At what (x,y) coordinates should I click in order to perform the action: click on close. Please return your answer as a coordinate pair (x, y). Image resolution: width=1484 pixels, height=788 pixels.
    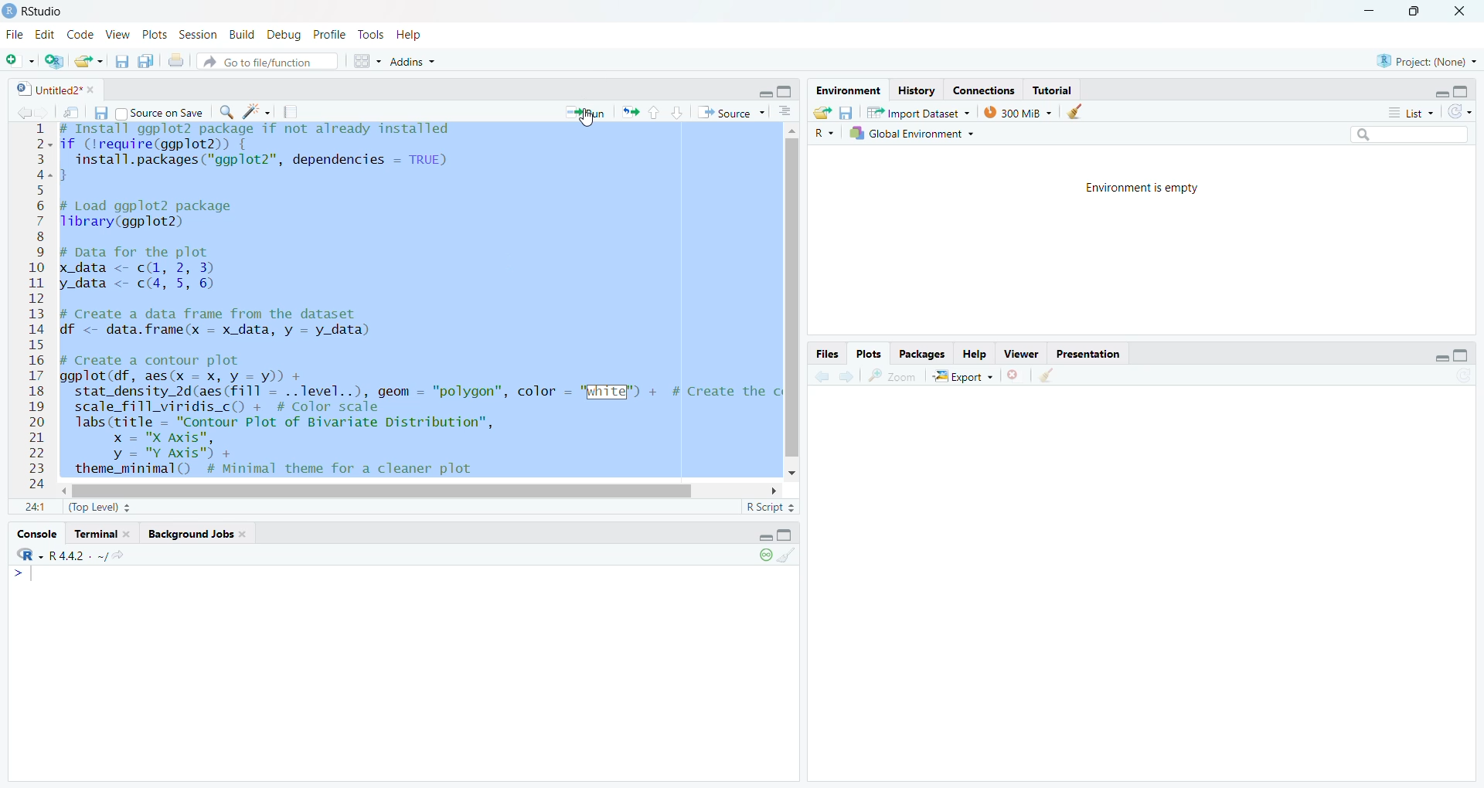
    Looking at the image, I should click on (1455, 13).